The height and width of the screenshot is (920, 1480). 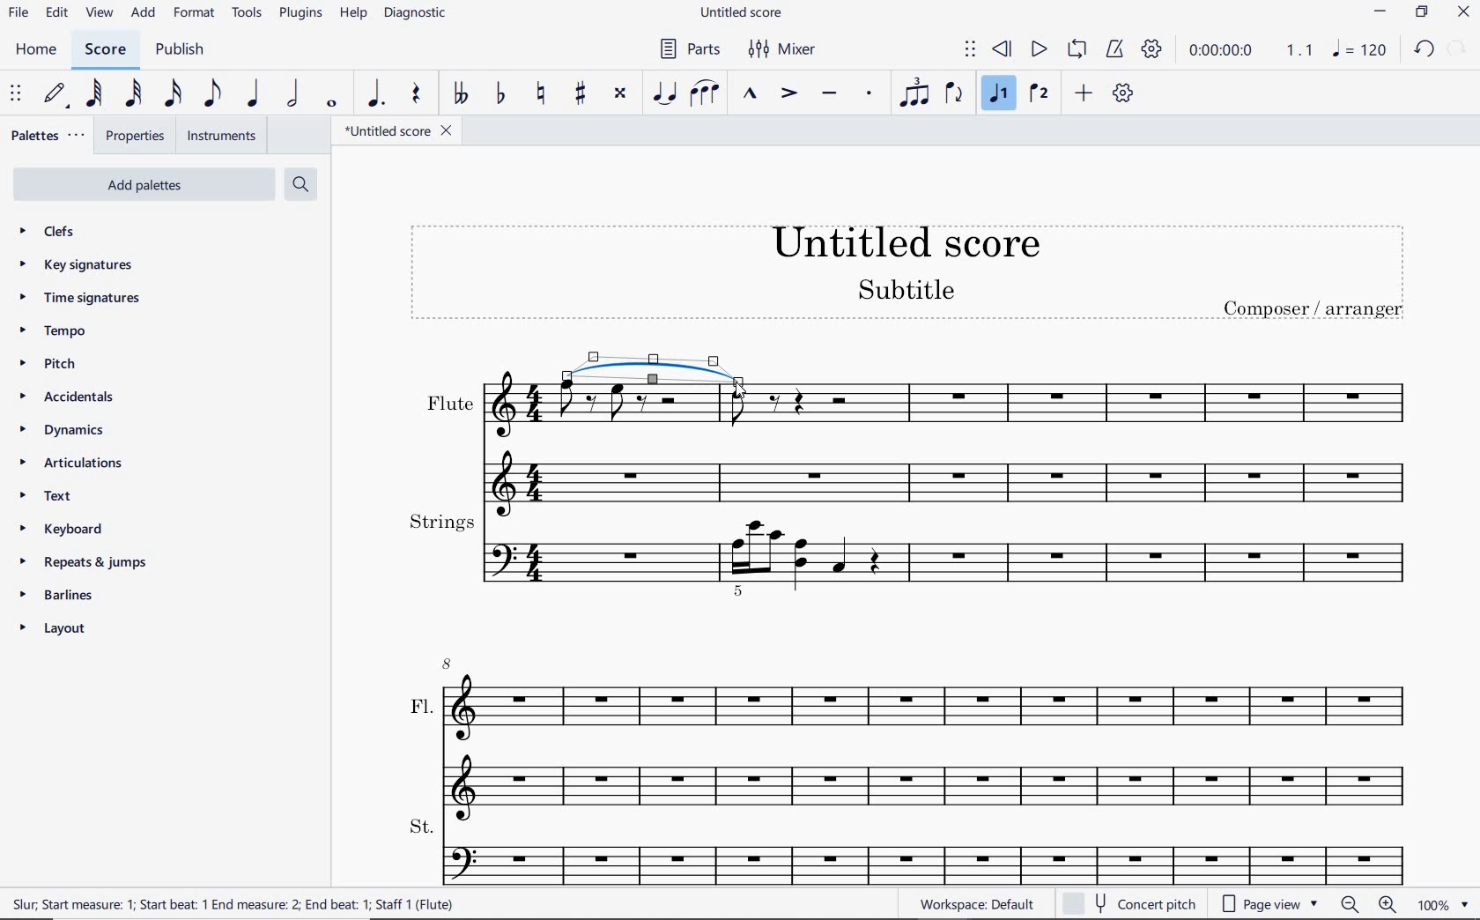 I want to click on add palettes, so click(x=145, y=183).